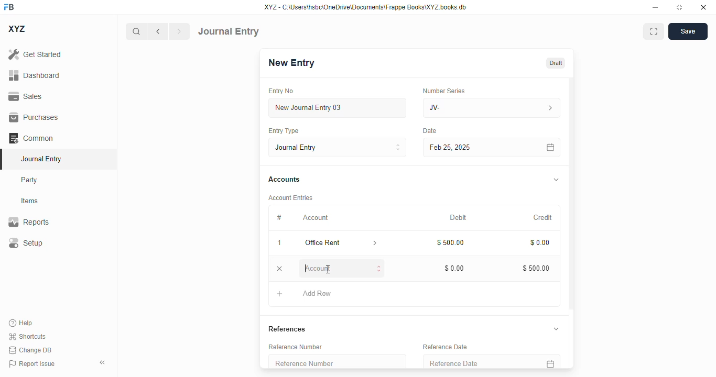 Image resolution: width=716 pixels, height=377 pixels. Describe the element at coordinates (316, 218) in the screenshot. I see `account` at that location.